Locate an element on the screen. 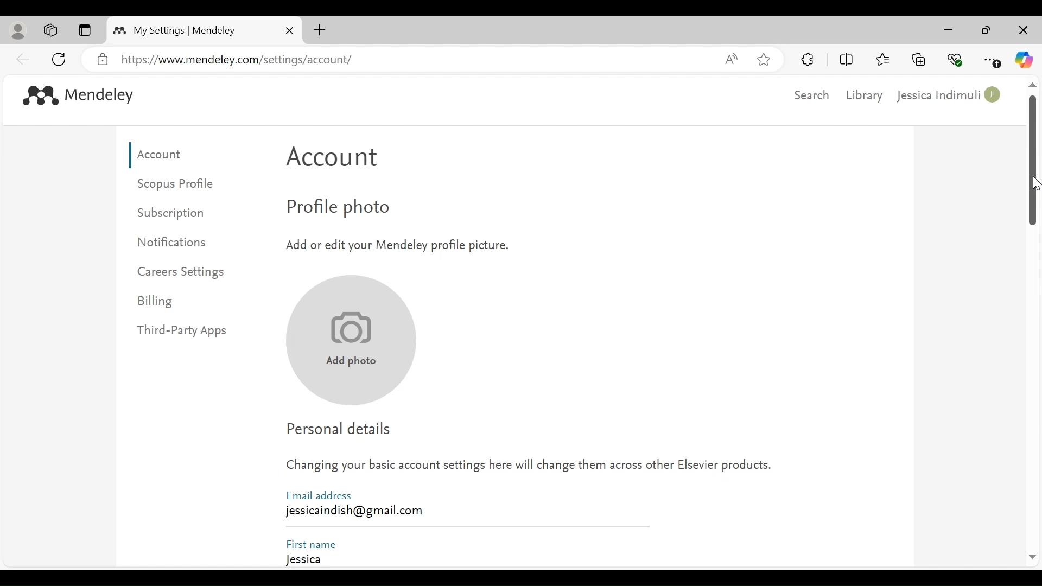 The image size is (1042, 586). Cursor is located at coordinates (1035, 183).